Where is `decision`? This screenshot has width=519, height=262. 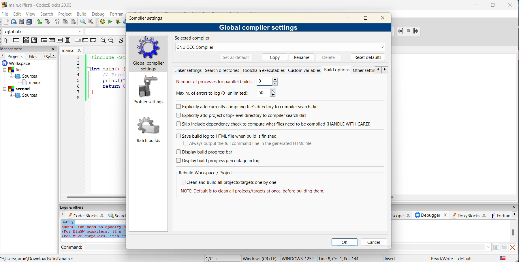
decision is located at coordinates (25, 41).